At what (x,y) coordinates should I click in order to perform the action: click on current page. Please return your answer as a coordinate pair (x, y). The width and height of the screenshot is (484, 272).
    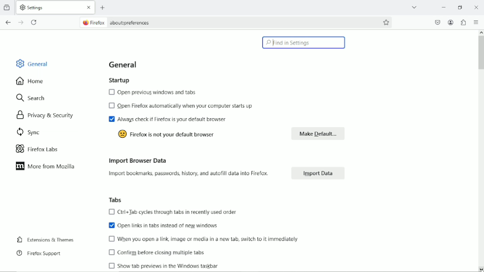
    Looking at the image, I should click on (121, 22).